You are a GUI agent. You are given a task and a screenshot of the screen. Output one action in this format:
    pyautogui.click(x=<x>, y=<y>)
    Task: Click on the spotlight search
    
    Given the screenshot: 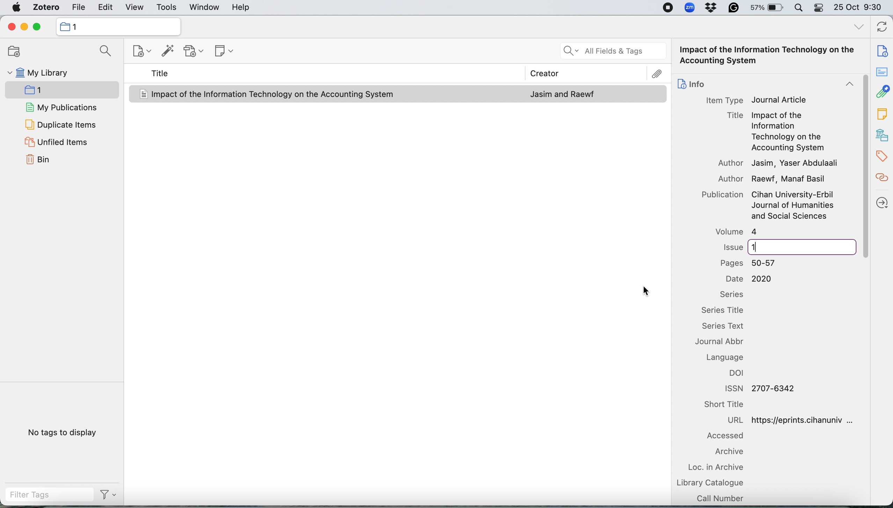 What is the action you would take?
    pyautogui.click(x=798, y=8)
    